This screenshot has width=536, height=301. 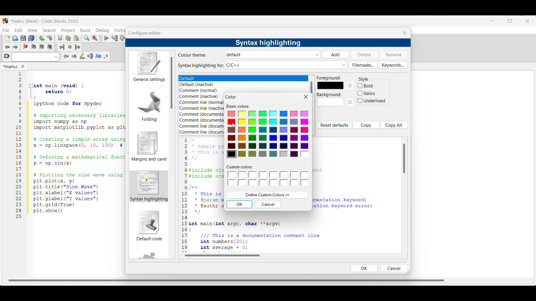 What do you see at coordinates (268, 195) in the screenshot?
I see `Define custom colors` at bounding box center [268, 195].